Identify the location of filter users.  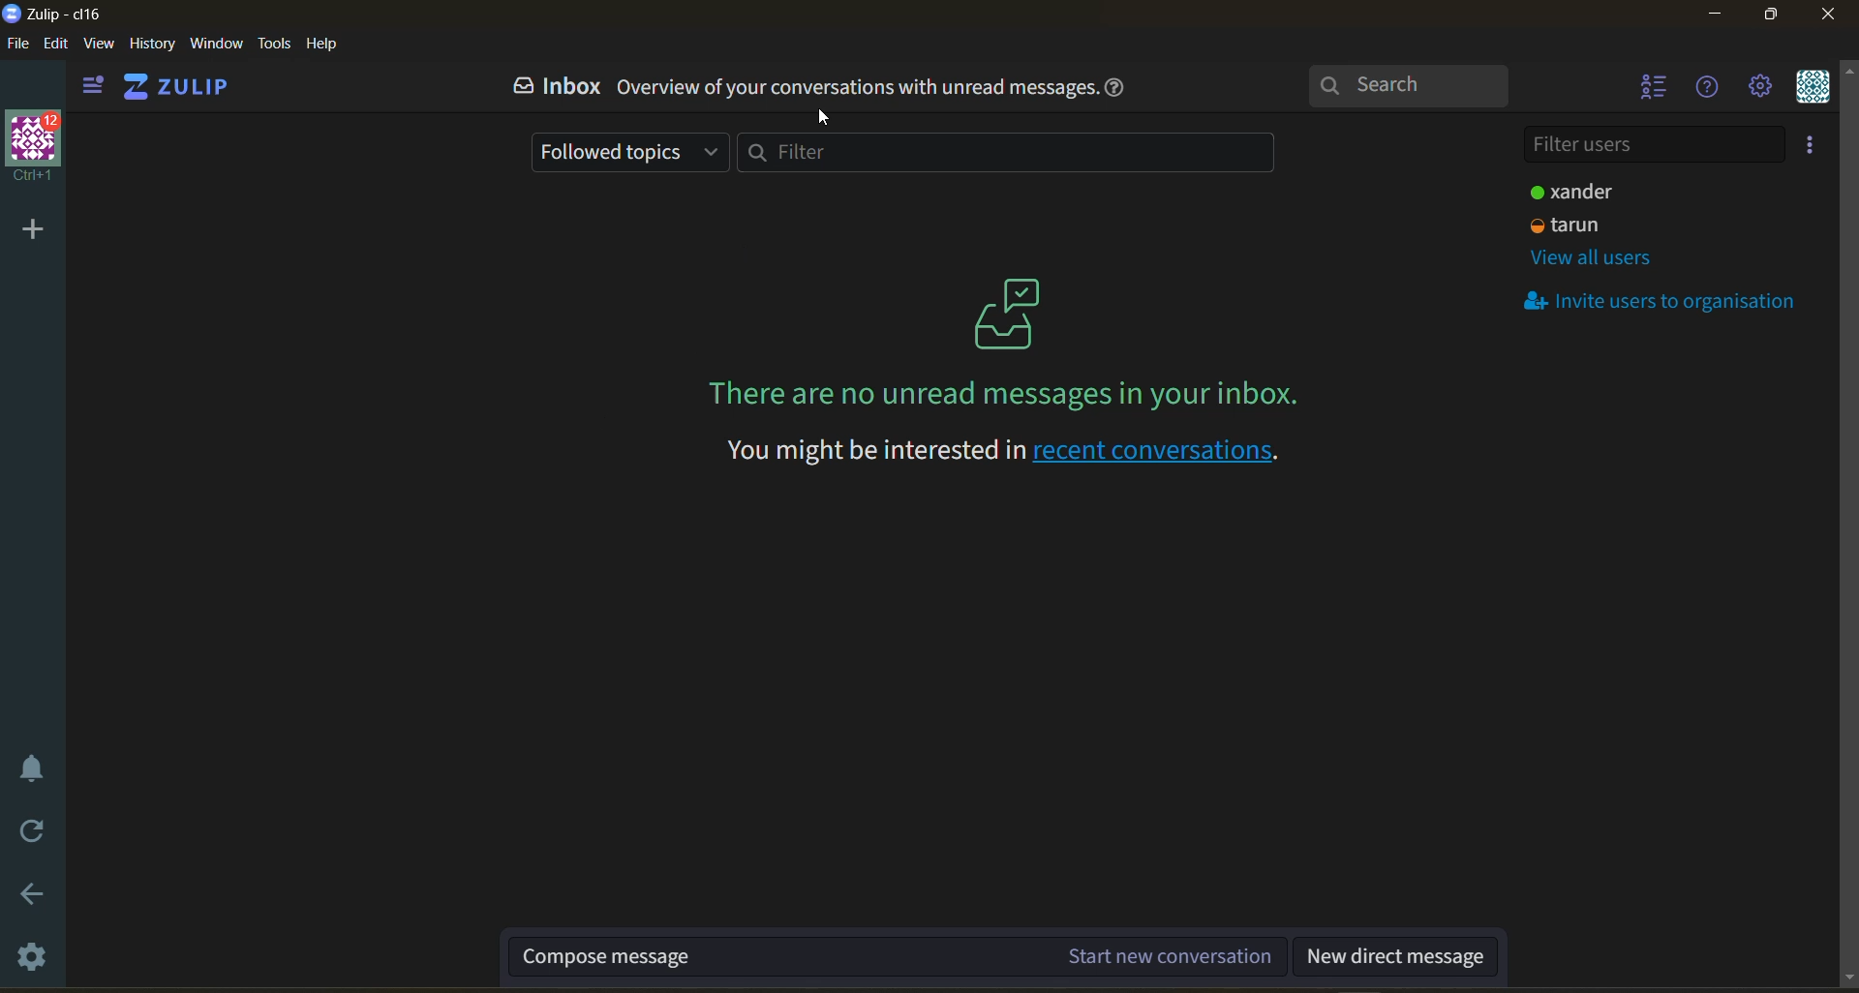
(1650, 141).